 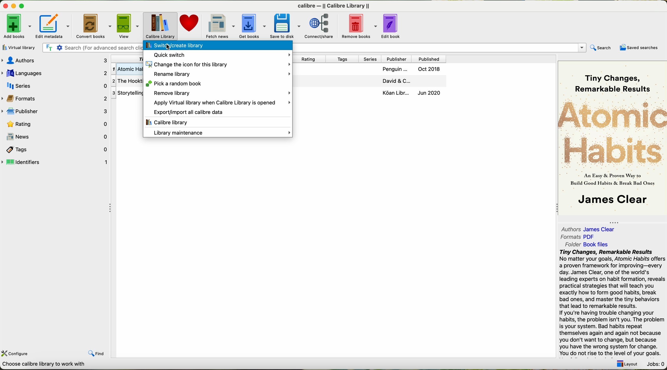 I want to click on configure, so click(x=22, y=352).